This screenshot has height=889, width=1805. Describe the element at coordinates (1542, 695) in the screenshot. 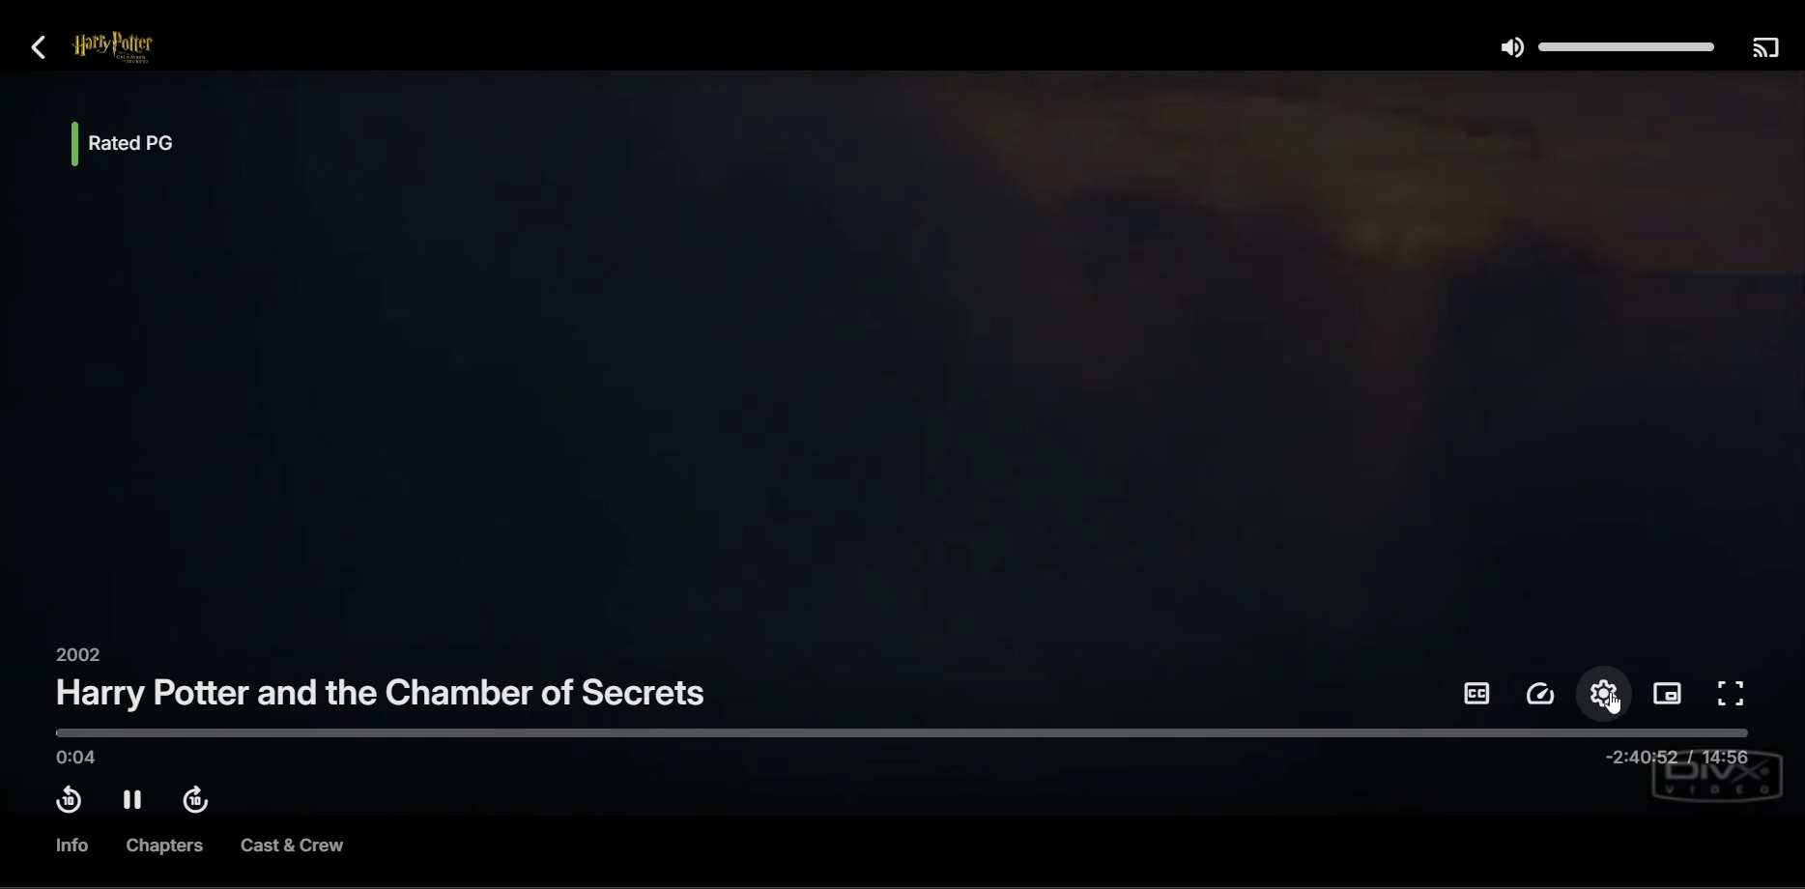

I see `Playback Settings` at that location.